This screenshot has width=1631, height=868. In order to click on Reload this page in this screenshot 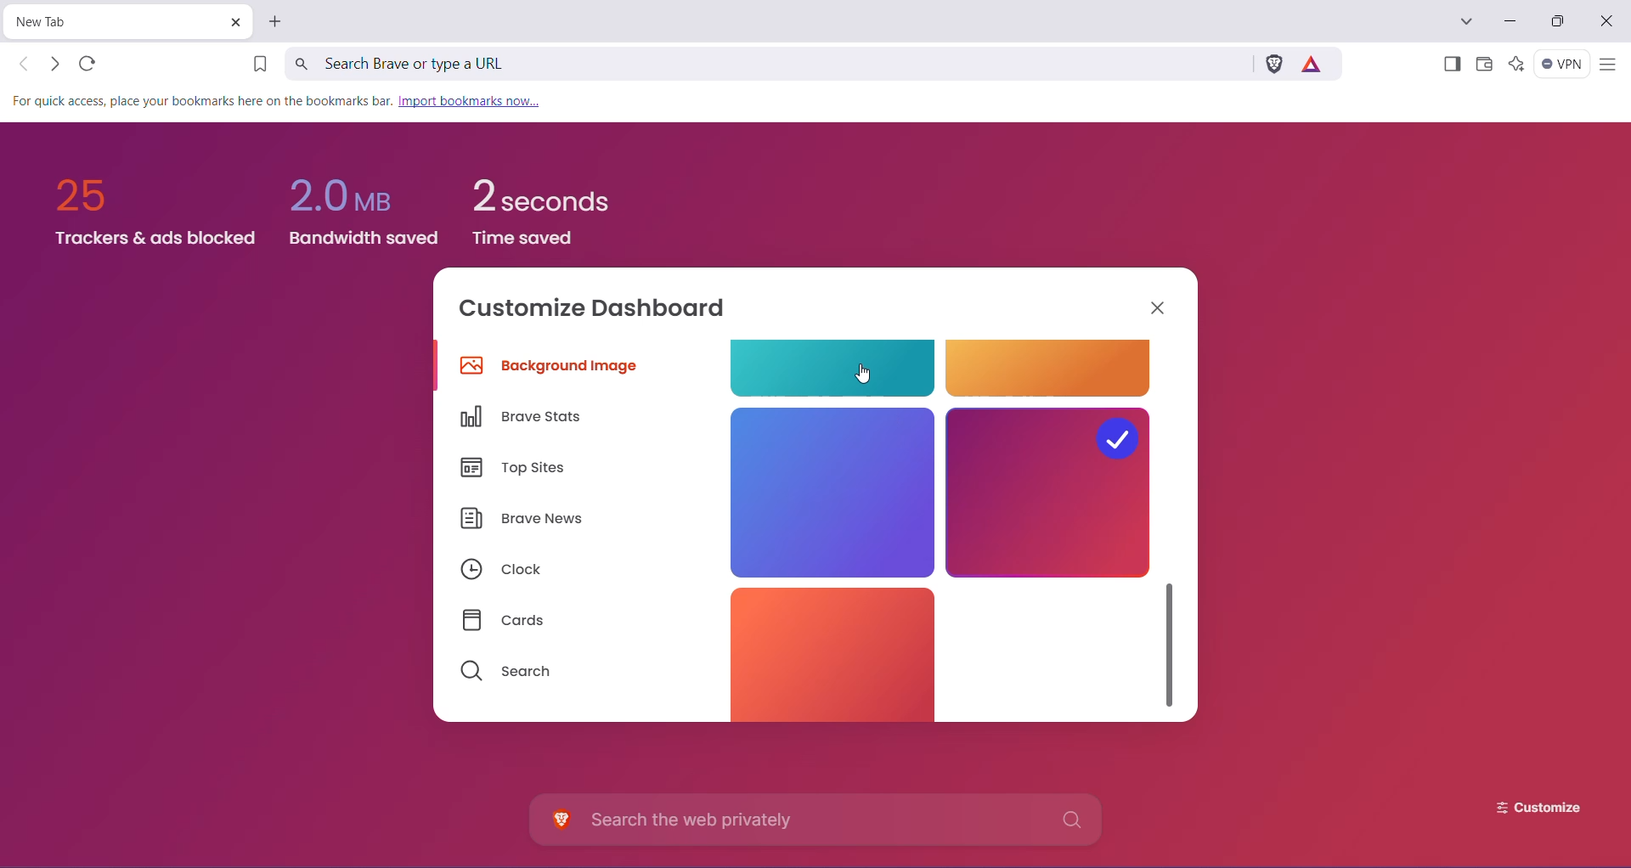, I will do `click(89, 63)`.